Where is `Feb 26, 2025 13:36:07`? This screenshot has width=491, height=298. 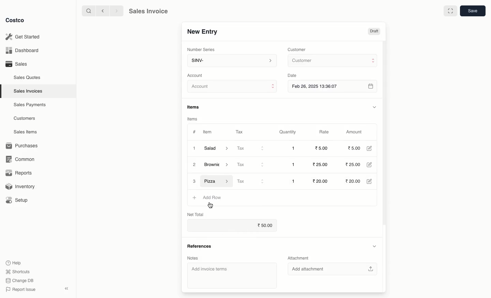 Feb 26, 2025 13:36:07 is located at coordinates (333, 86).